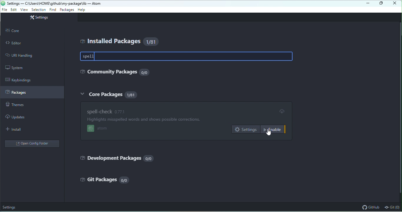 The height and width of the screenshot is (212, 402). Describe the element at coordinates (399, 107) in the screenshot. I see `vertical scrollbar` at that location.